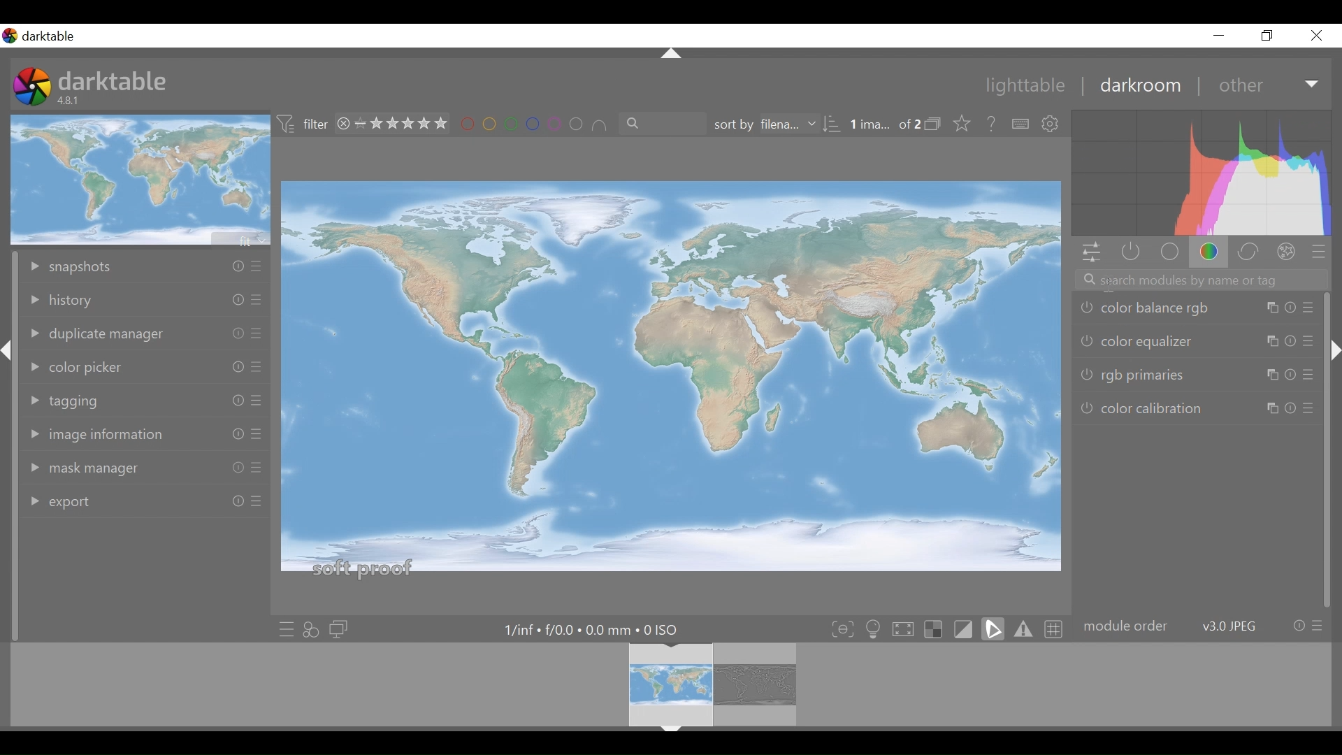 This screenshot has height=755, width=1342. Describe the element at coordinates (670, 53) in the screenshot. I see `expand/collapse` at that location.